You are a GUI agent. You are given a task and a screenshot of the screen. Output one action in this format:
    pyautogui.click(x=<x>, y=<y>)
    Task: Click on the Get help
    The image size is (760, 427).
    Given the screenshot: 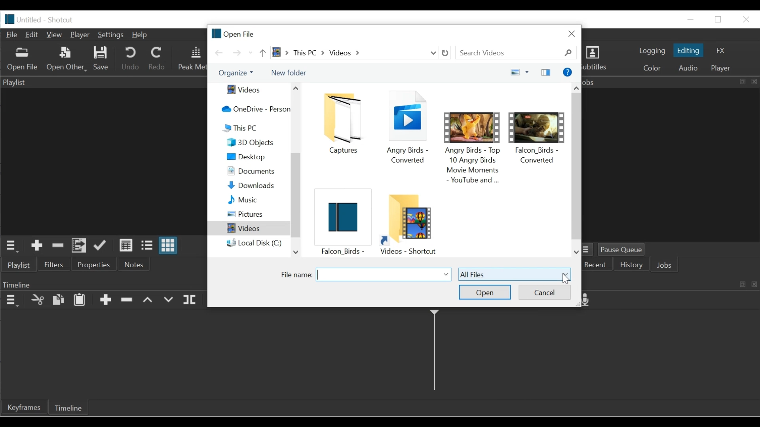 What is the action you would take?
    pyautogui.click(x=567, y=72)
    